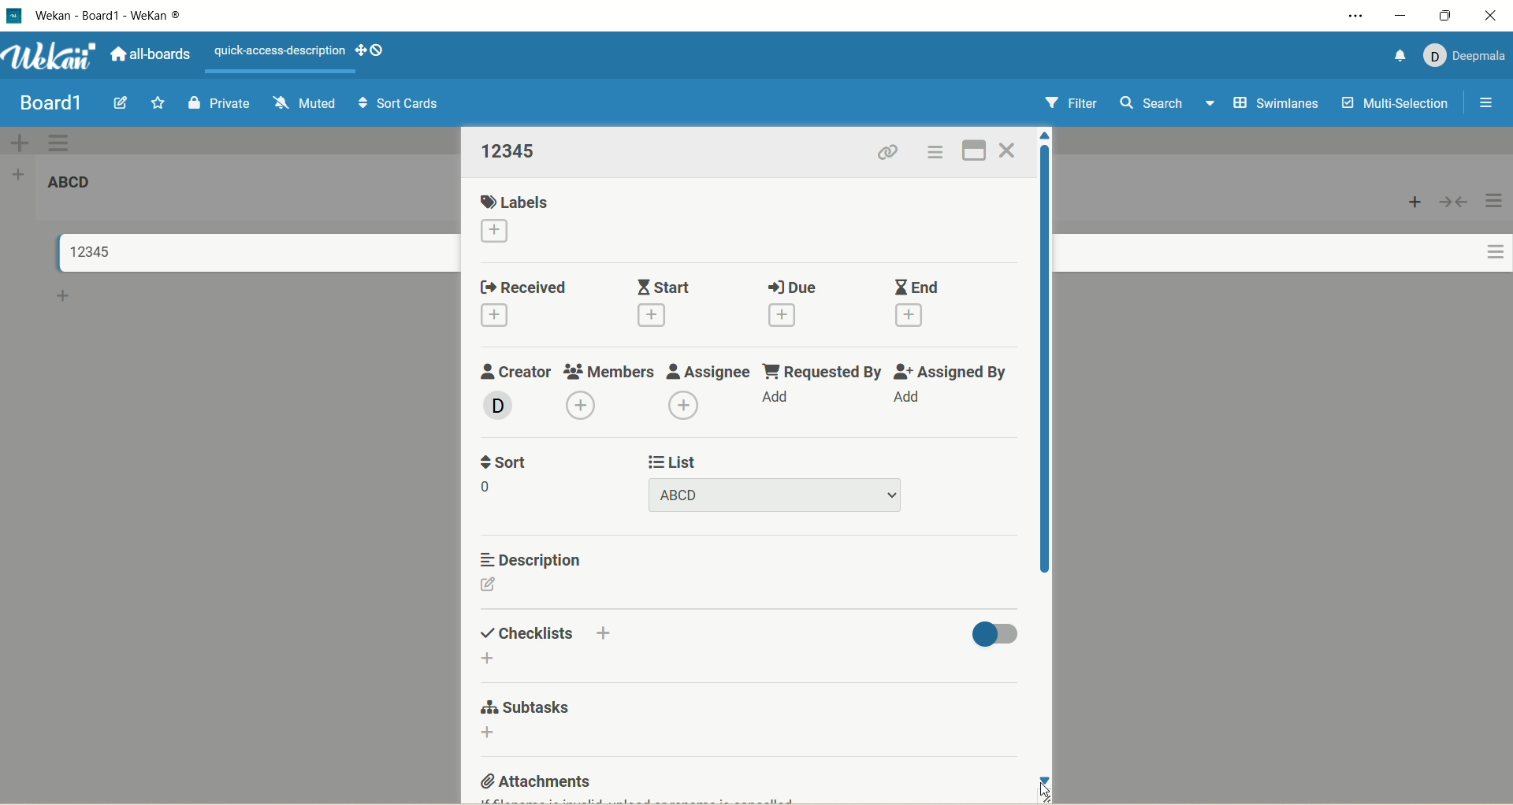  Describe the element at coordinates (665, 284) in the screenshot. I see `start` at that location.